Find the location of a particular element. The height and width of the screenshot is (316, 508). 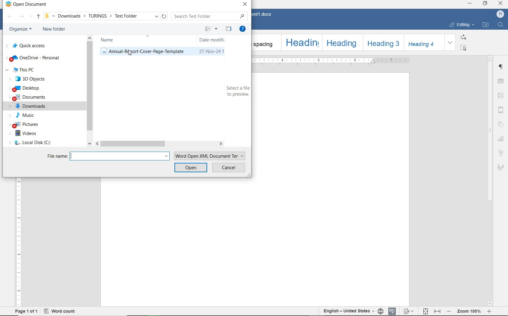

minimize is located at coordinates (470, 4).